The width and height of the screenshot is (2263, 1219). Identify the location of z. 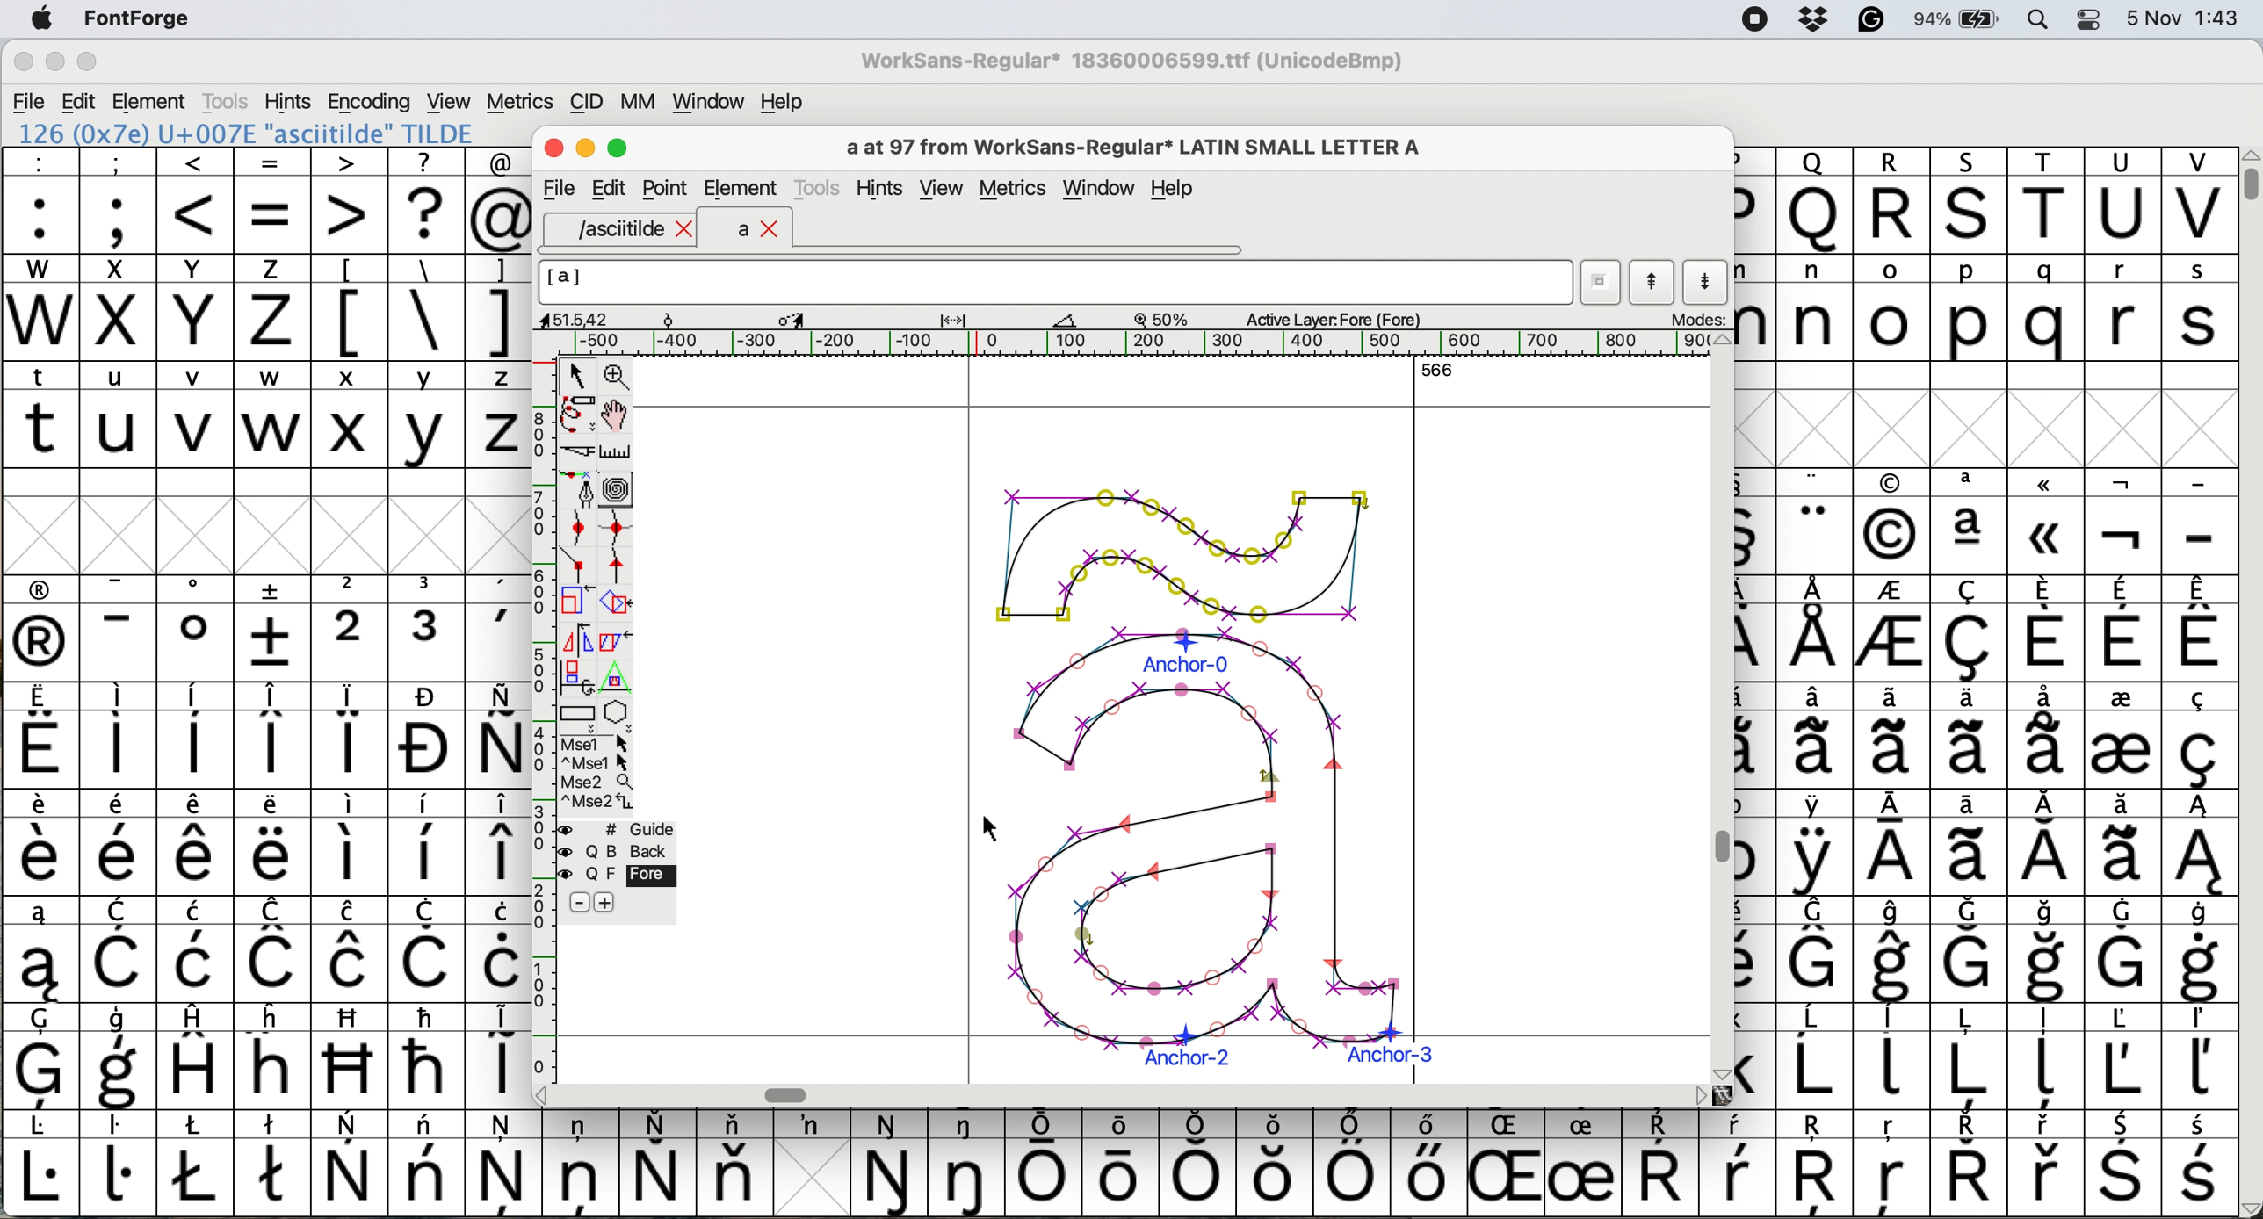
(499, 414).